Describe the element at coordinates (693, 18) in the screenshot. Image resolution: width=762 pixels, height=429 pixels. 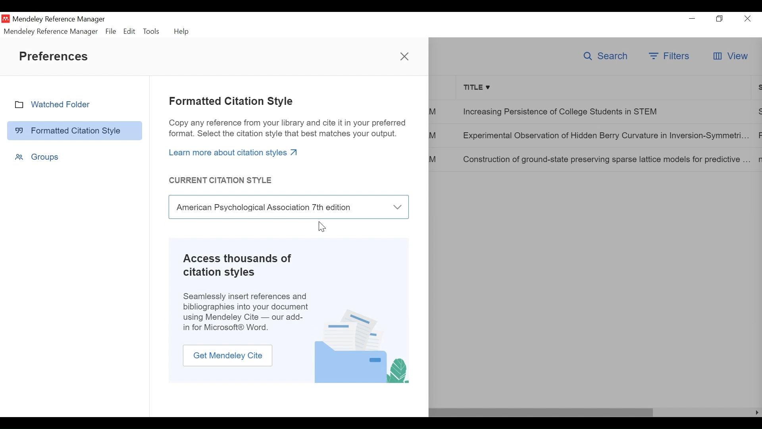
I see `Minimize` at that location.